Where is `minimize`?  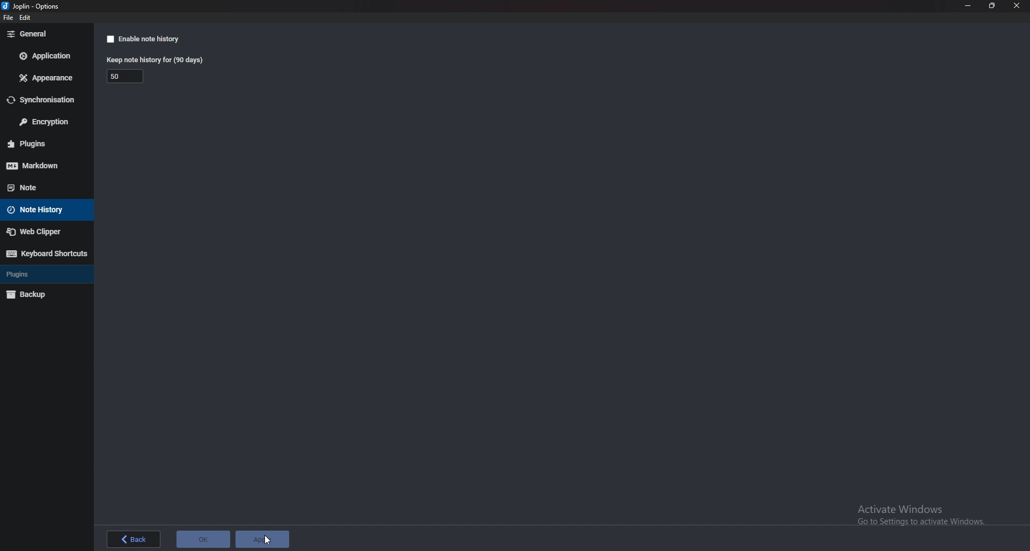 minimize is located at coordinates (968, 6).